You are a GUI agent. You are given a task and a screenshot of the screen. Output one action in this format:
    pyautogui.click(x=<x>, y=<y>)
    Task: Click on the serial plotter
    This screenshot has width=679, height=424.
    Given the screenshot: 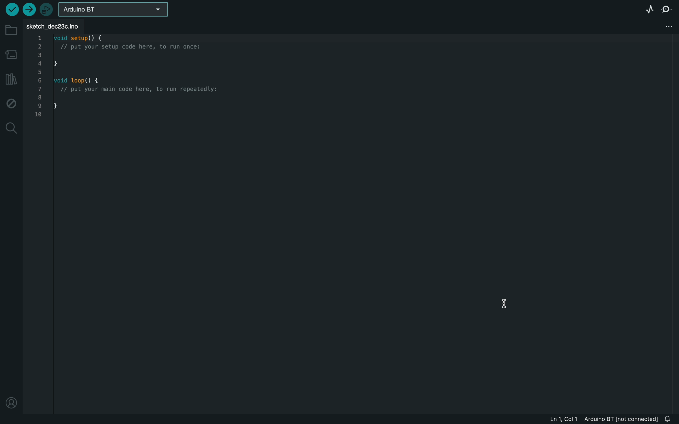 What is the action you would take?
    pyautogui.click(x=646, y=9)
    